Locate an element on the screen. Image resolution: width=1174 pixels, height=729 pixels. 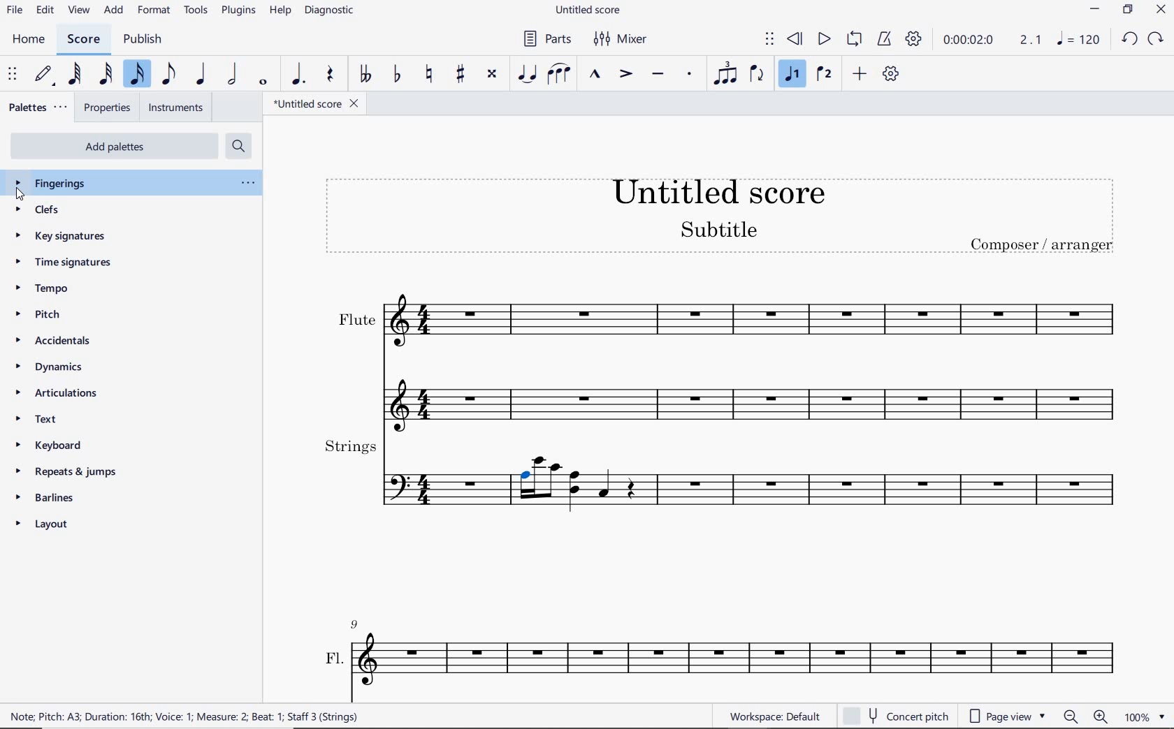
home is located at coordinates (28, 39).